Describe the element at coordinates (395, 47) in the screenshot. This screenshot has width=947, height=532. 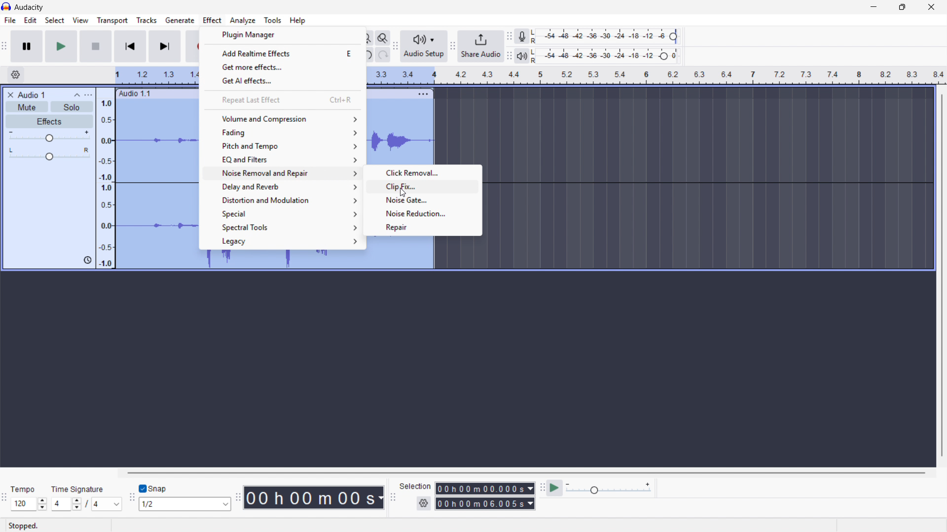
I see `audio setup toolbar` at that location.